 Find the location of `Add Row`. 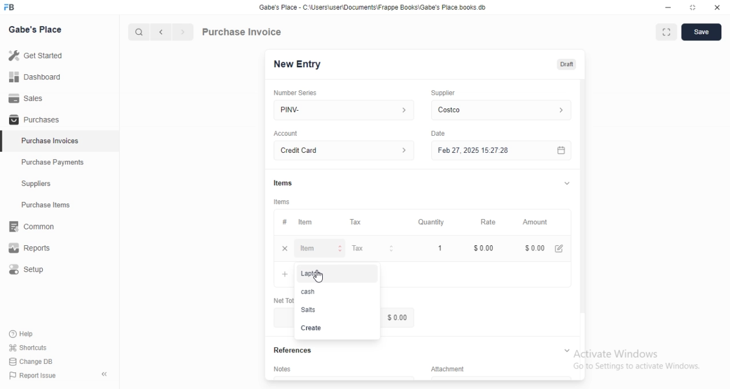

Add Row is located at coordinates (284, 274).